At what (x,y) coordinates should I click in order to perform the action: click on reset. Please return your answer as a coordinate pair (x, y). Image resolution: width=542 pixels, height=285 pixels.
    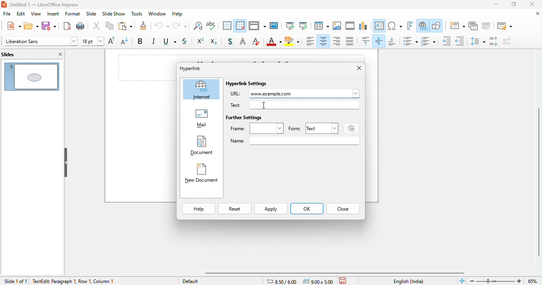
    Looking at the image, I should click on (234, 209).